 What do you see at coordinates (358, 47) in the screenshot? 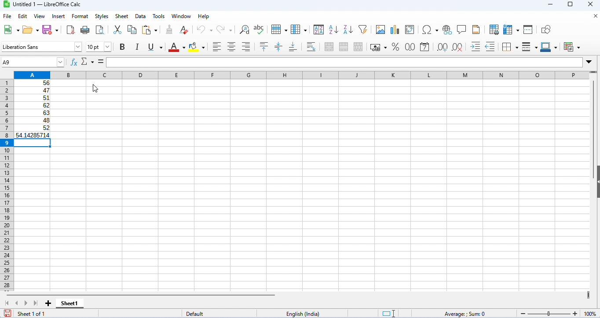
I see `unmerge cells` at bounding box center [358, 47].